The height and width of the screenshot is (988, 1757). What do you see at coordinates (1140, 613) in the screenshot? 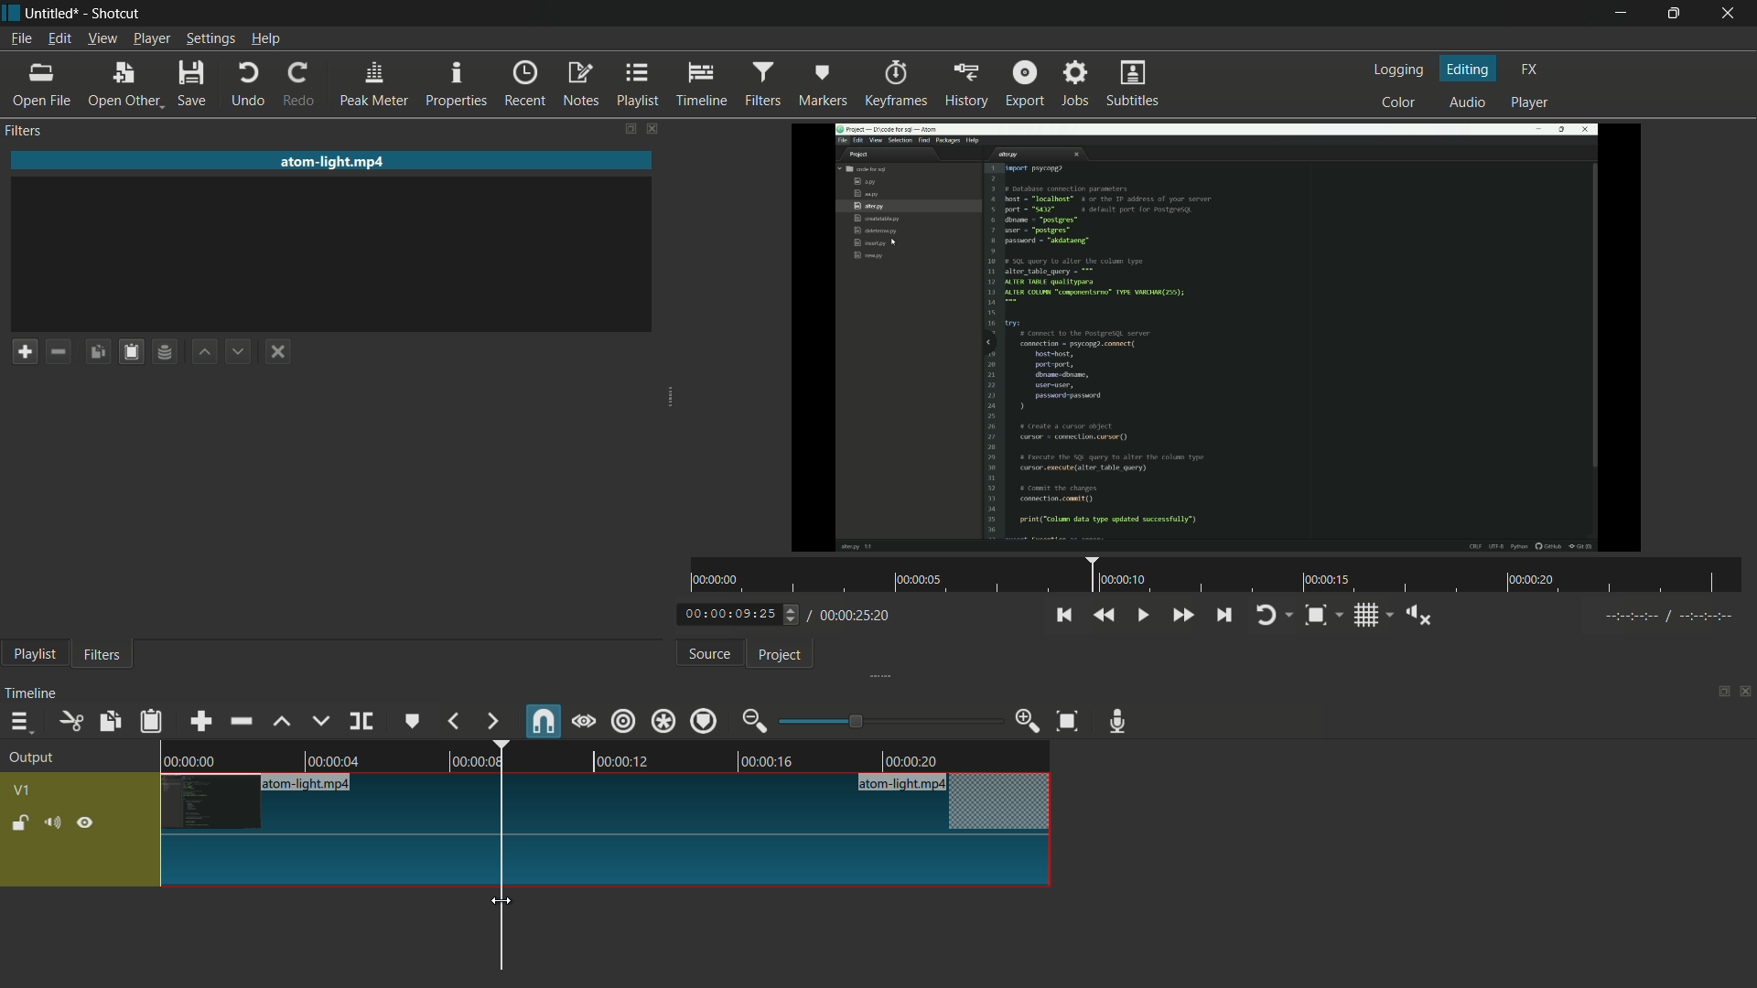
I see `toggle play or pause` at bounding box center [1140, 613].